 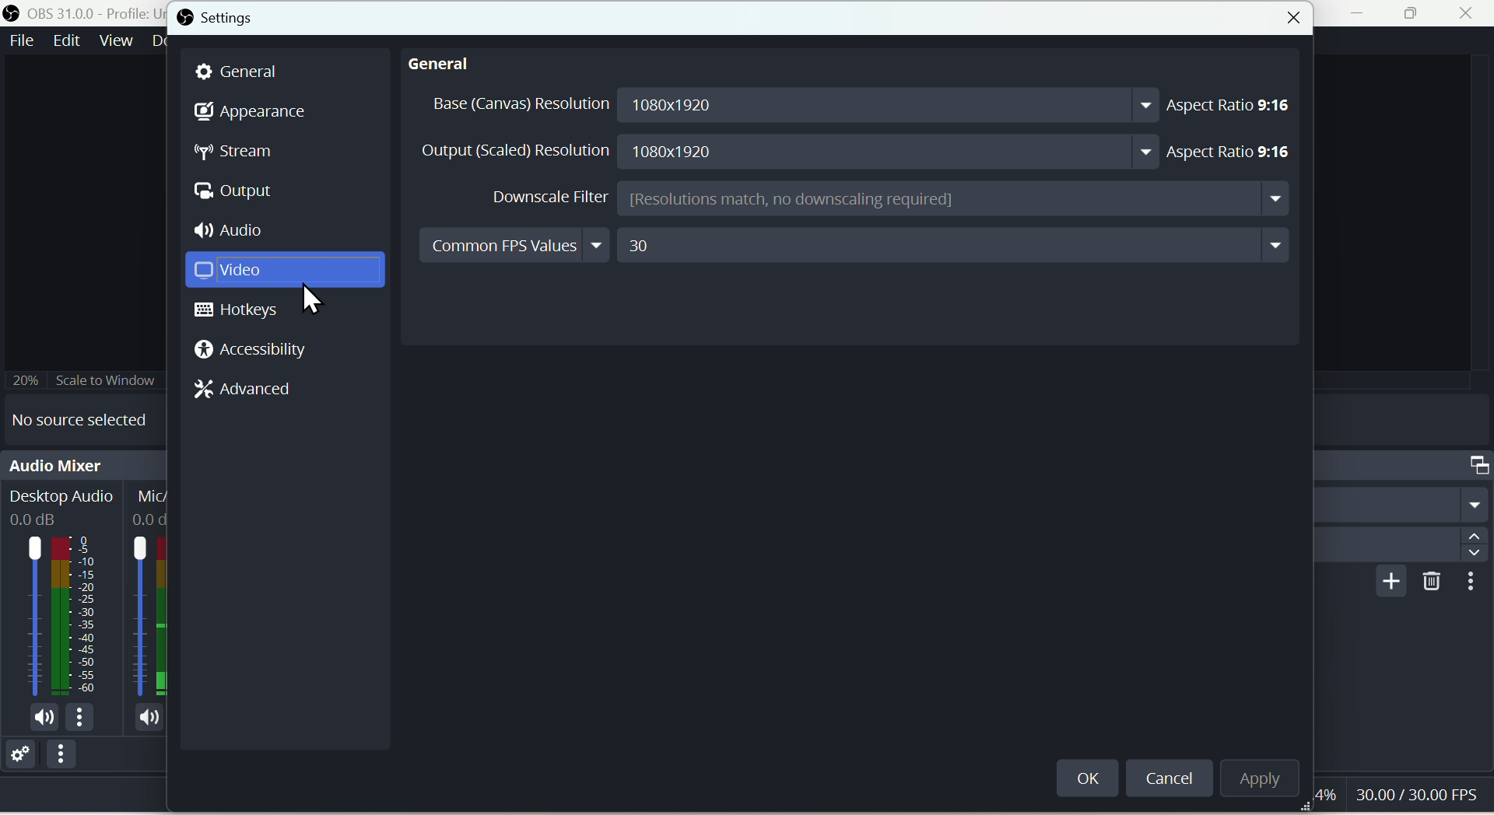 I want to click on Base resolution, so click(x=788, y=106).